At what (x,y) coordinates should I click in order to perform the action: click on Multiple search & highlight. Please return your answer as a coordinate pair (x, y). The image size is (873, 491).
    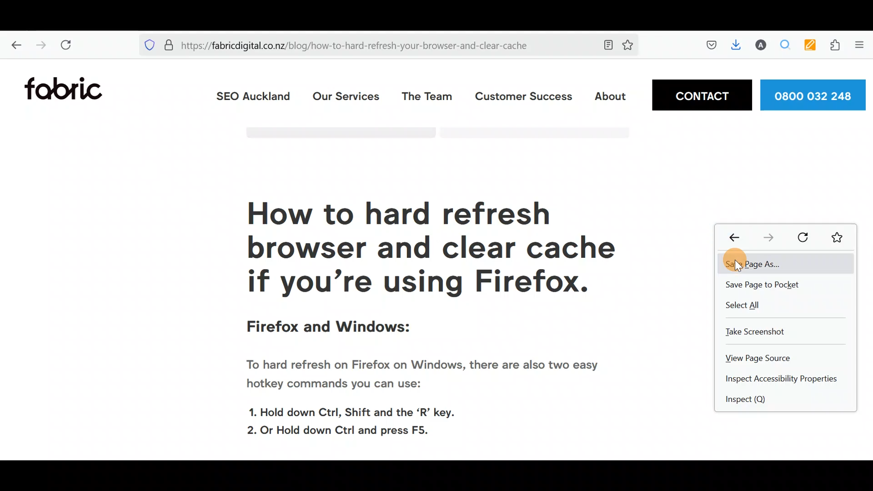
    Looking at the image, I should click on (785, 47).